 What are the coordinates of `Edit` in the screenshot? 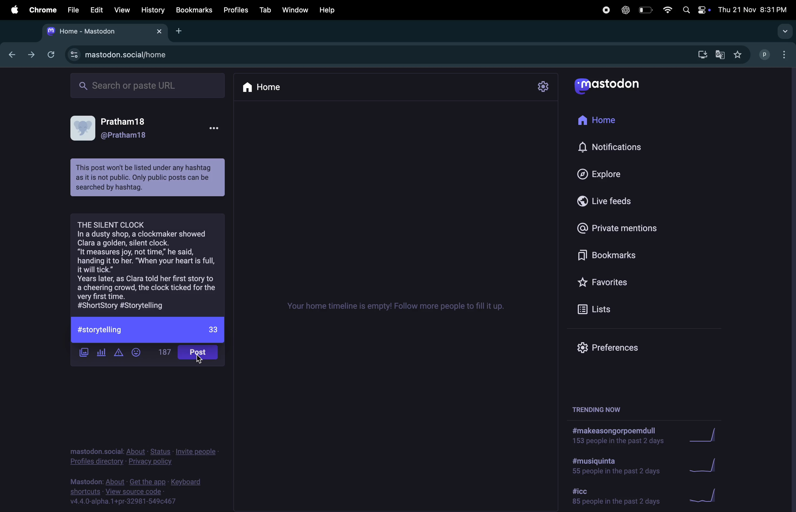 It's located at (96, 8).